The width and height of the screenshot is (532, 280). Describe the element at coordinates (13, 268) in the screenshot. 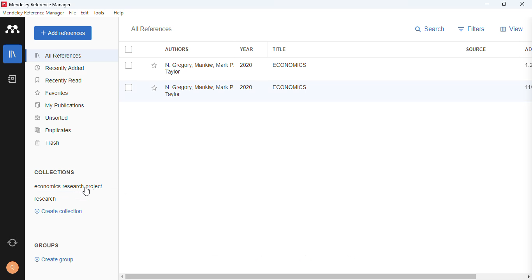

I see `profile` at that location.